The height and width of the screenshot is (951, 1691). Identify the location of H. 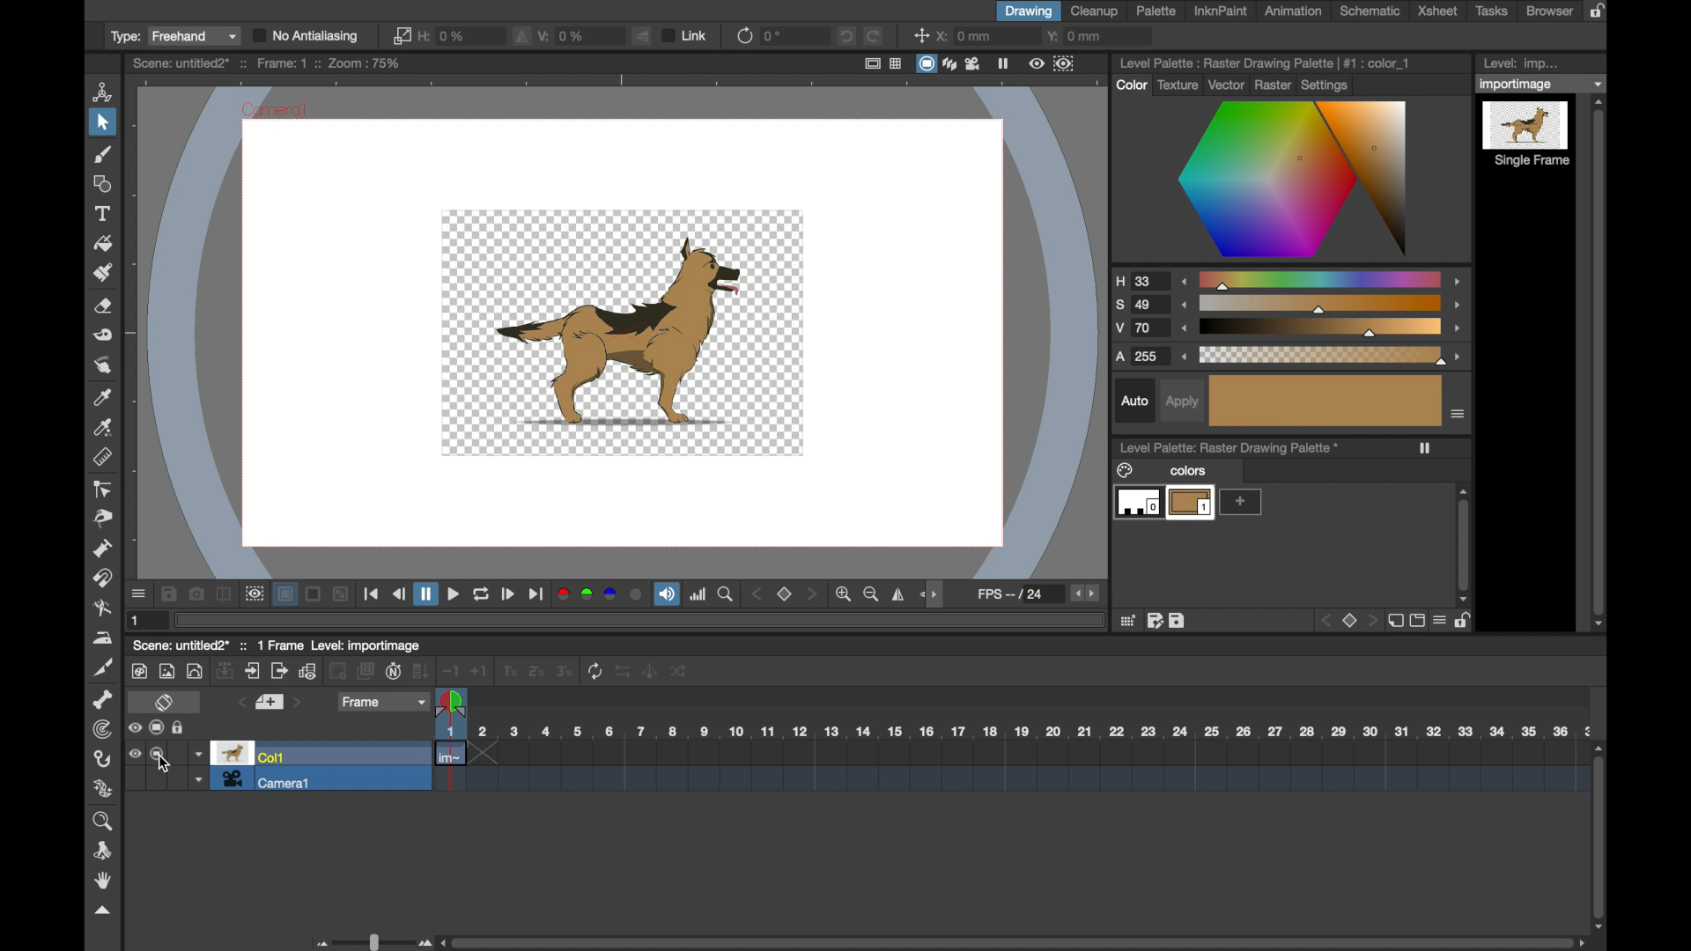
(446, 35).